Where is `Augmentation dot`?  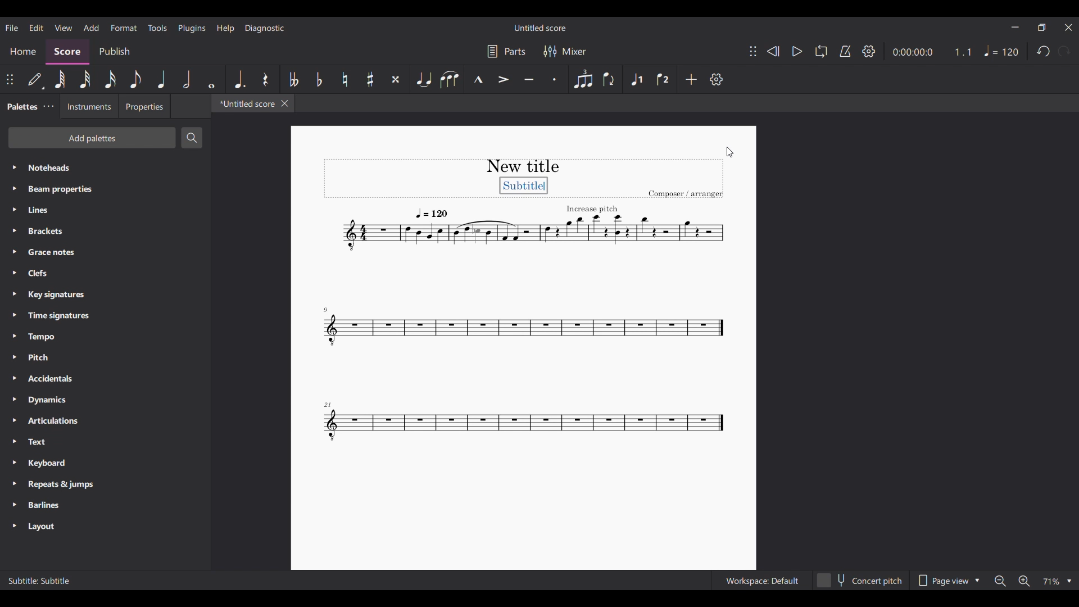
Augmentation dot is located at coordinates (238, 79).